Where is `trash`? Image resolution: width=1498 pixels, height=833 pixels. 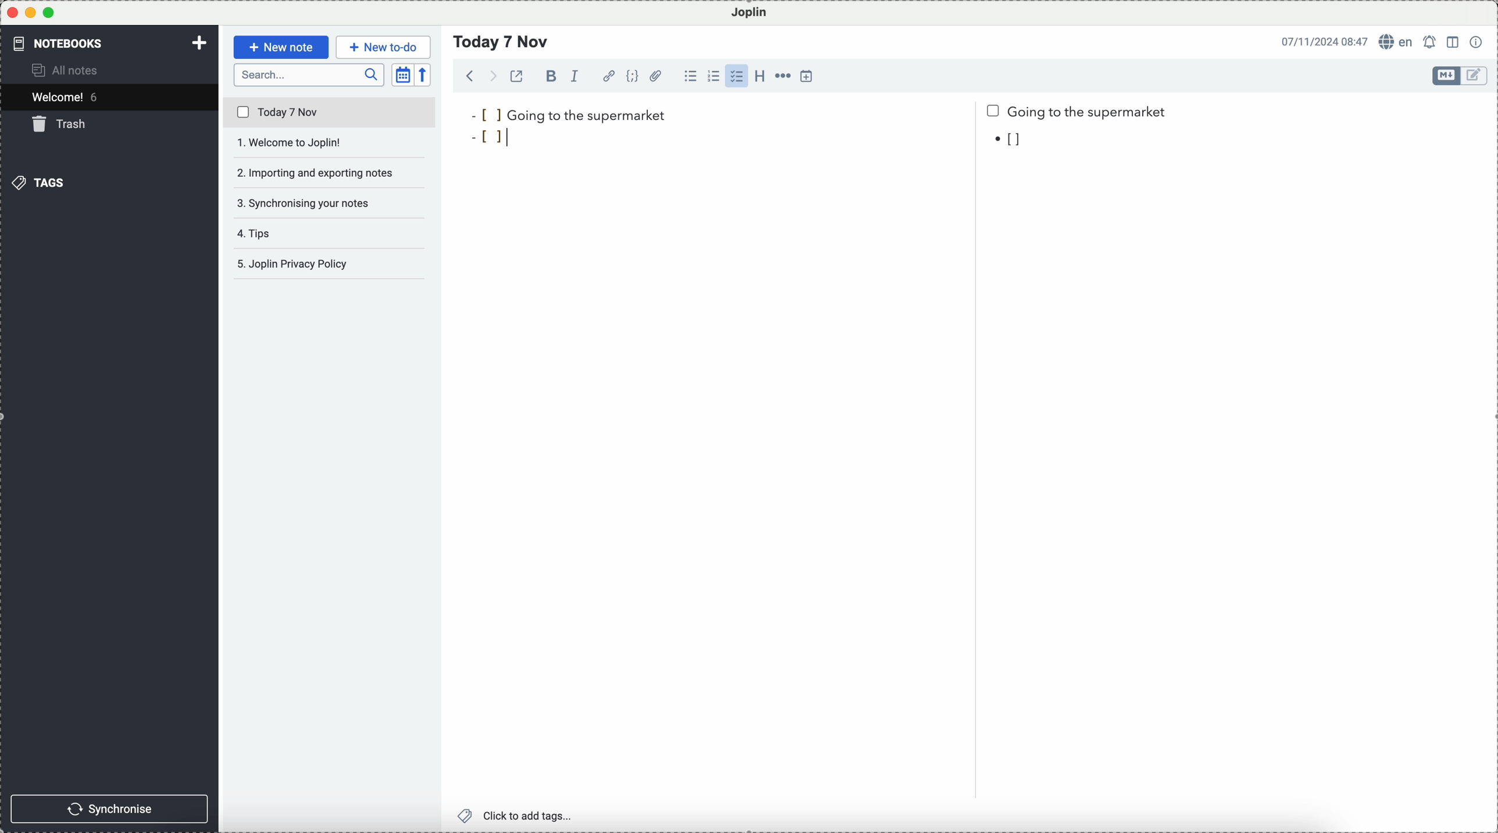 trash is located at coordinates (62, 124).